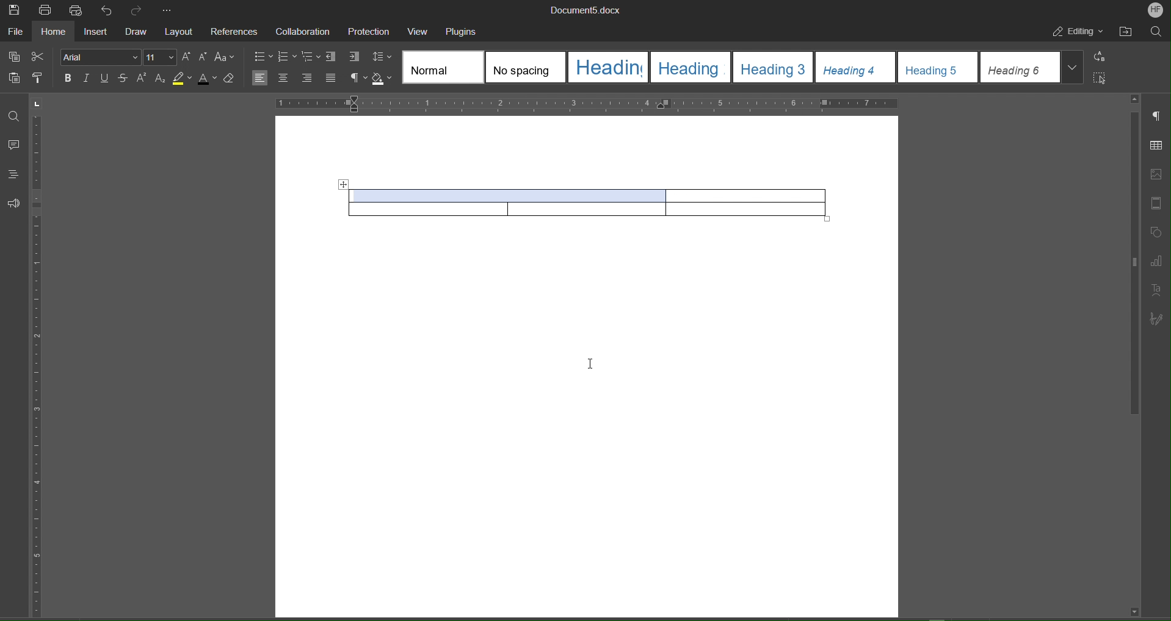 The height and width of the screenshot is (621, 1171). I want to click on Shadow, so click(384, 79).